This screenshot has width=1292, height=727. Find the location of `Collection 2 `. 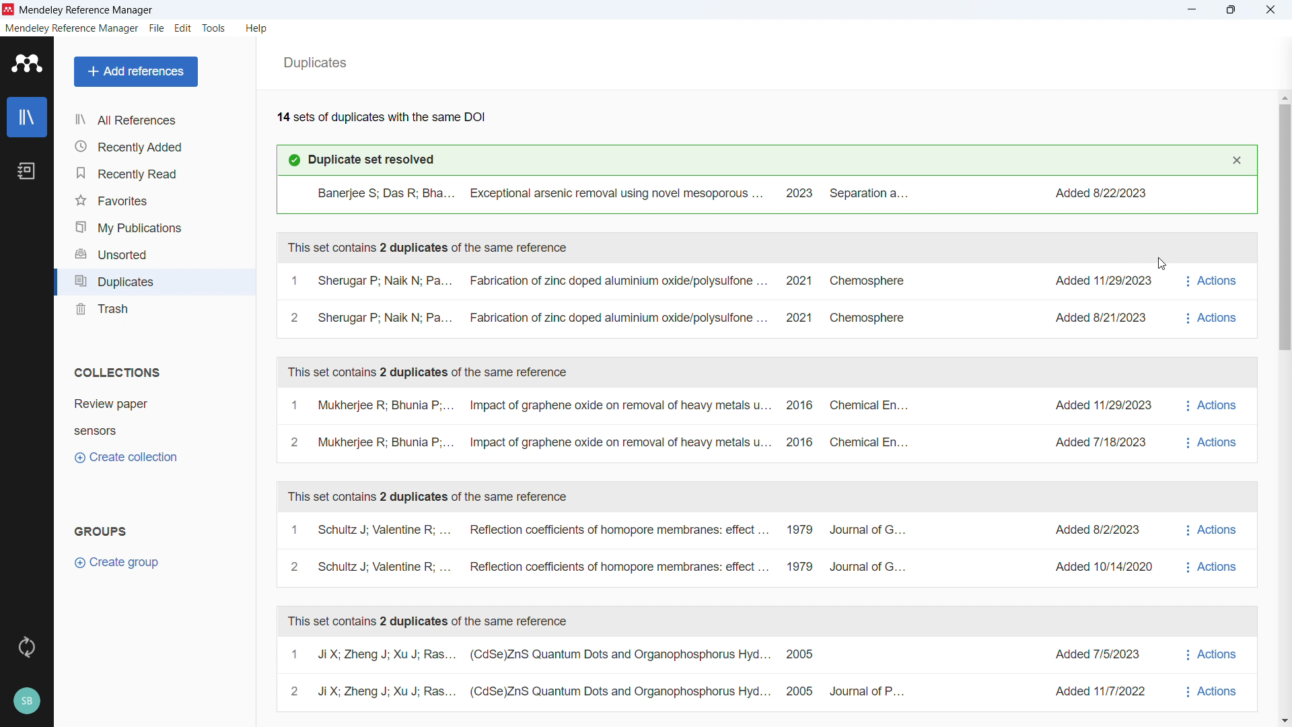

Collection 2  is located at coordinates (149, 430).